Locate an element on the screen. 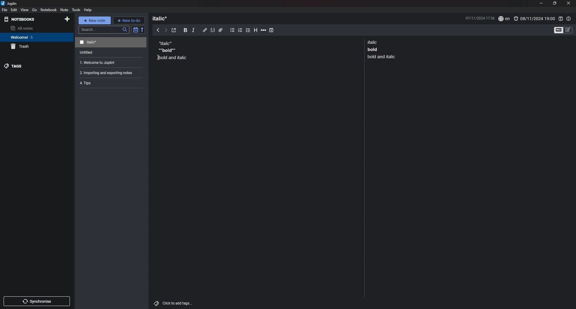 The height and width of the screenshot is (309, 576). add notebook is located at coordinates (67, 19).